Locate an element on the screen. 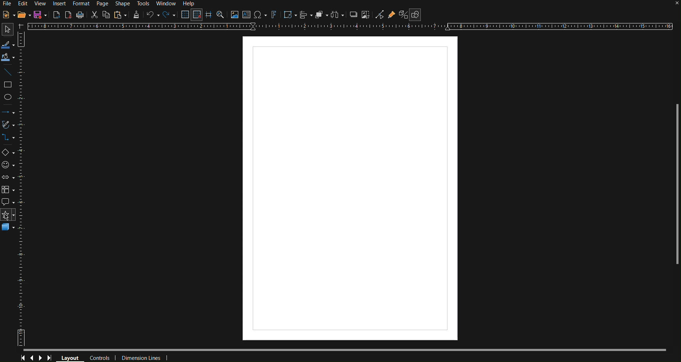 This screenshot has width=681, height=362. Toggle Extrusion is located at coordinates (404, 15).